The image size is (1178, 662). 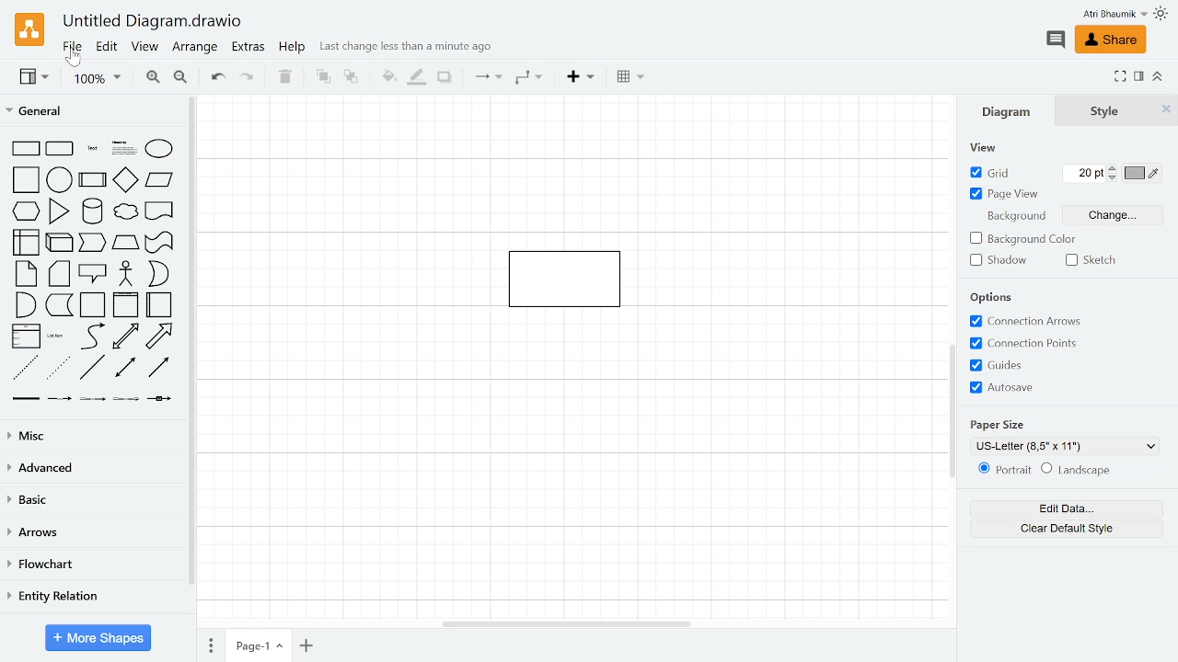 I want to click on TO front, so click(x=324, y=78).